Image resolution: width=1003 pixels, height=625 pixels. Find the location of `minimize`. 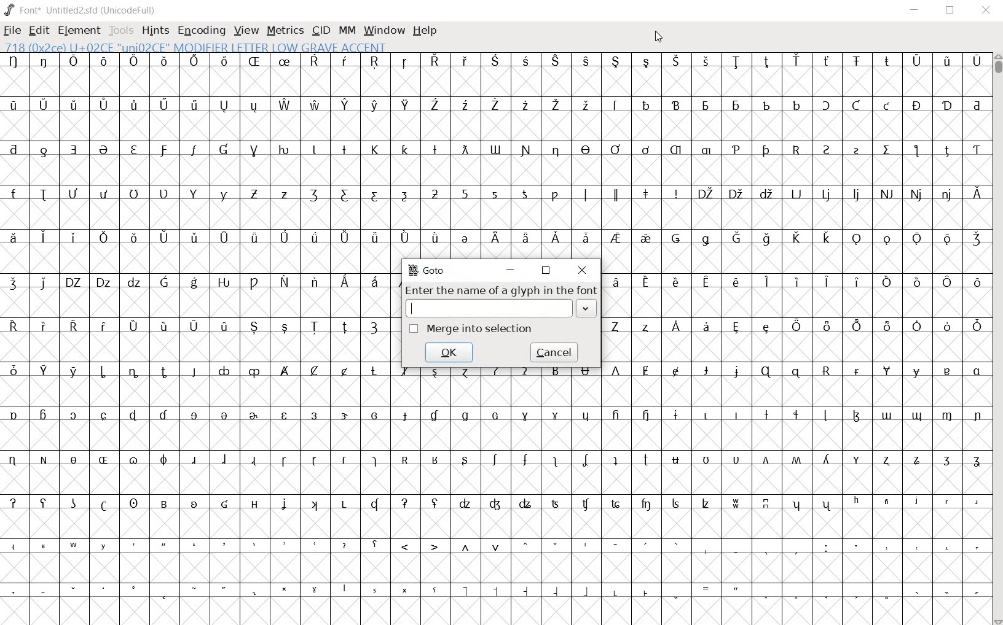

minimize is located at coordinates (511, 271).